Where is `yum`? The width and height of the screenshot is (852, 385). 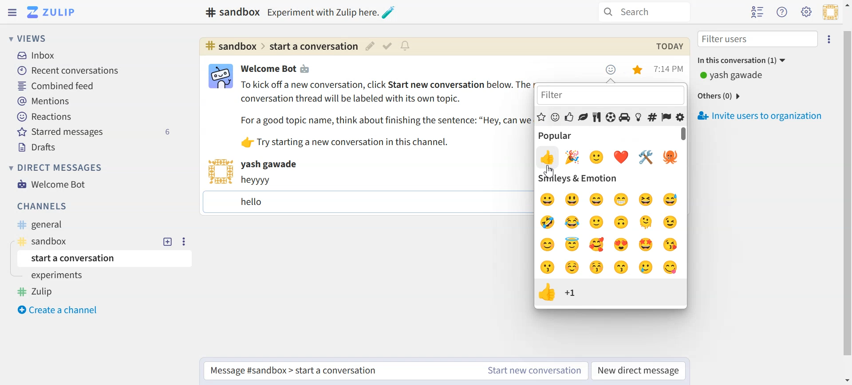 yum is located at coordinates (670, 268).